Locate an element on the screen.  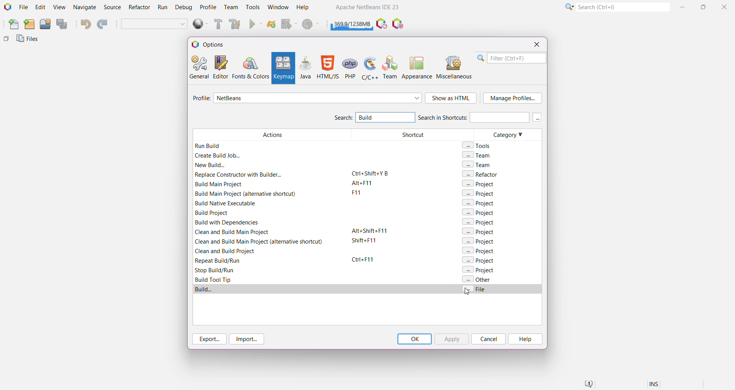
Profile Main project is located at coordinates (311, 25).